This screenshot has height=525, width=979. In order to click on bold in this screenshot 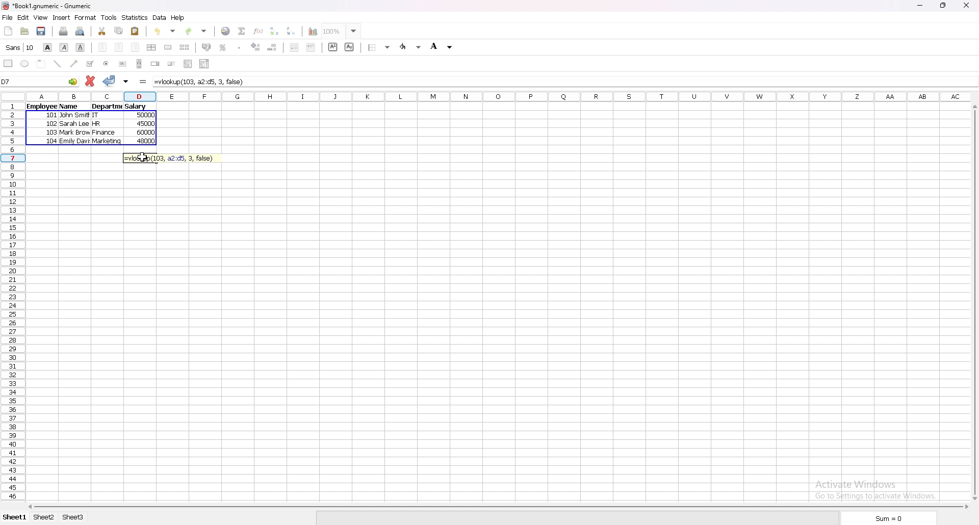, I will do `click(47, 47)`.